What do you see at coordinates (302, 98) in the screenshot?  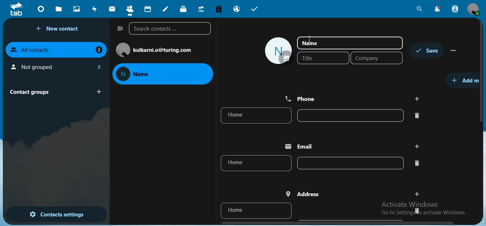 I see `phone` at bounding box center [302, 98].